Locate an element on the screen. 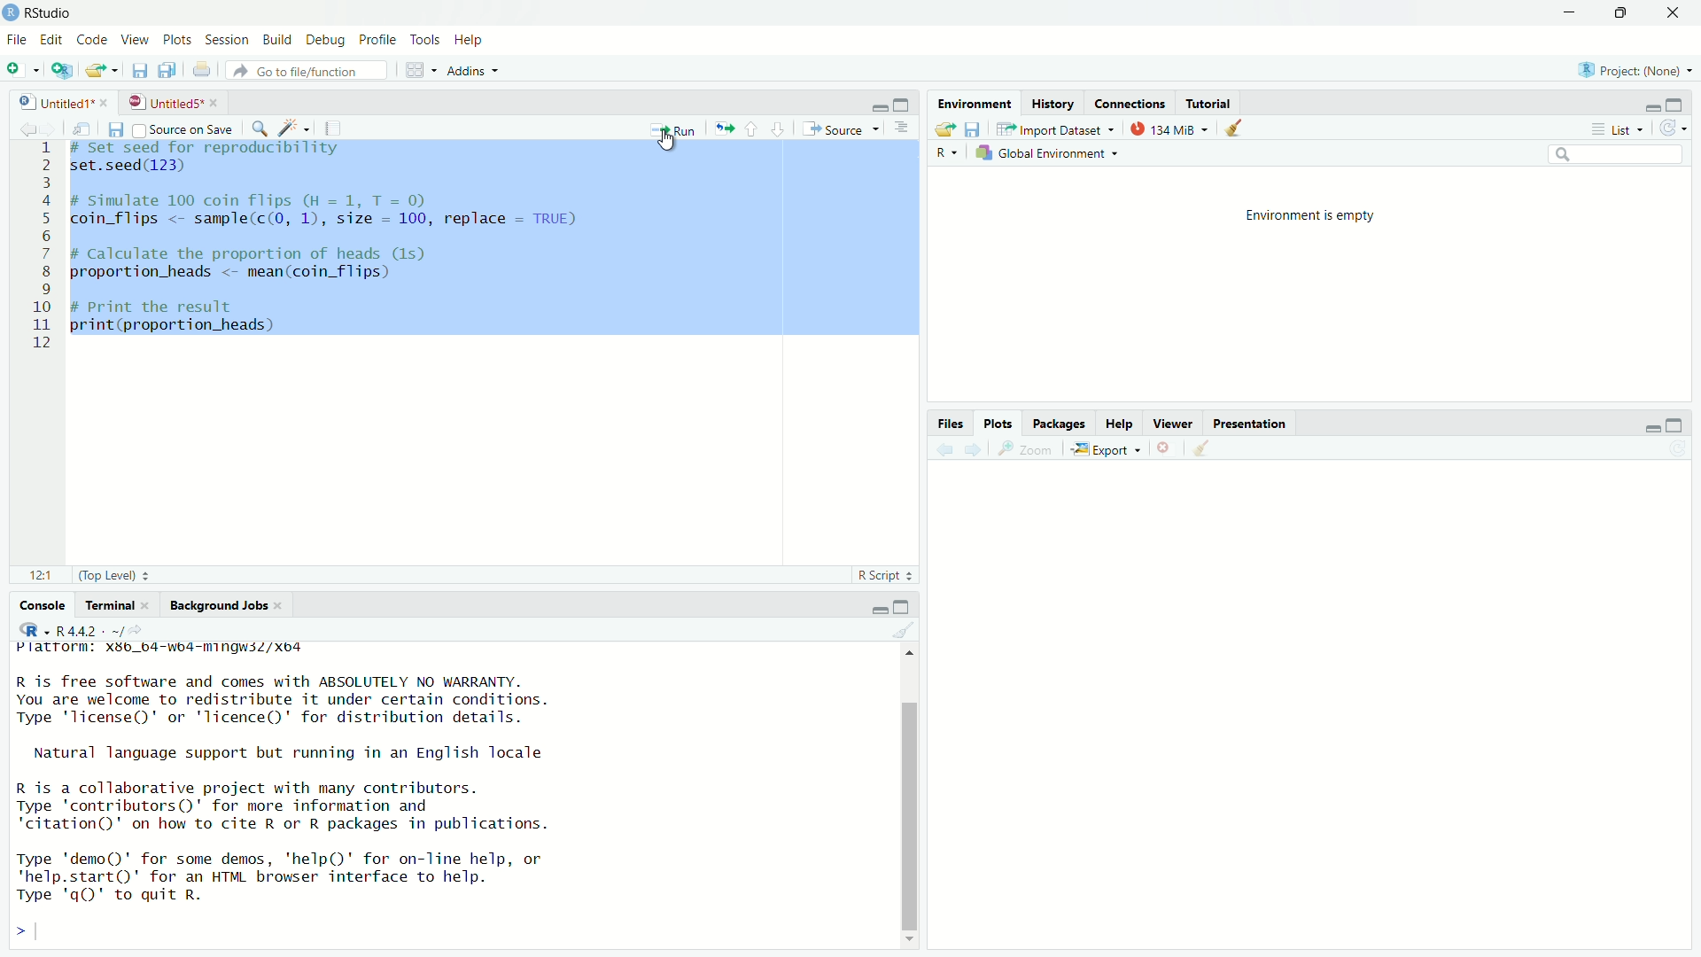 The width and height of the screenshot is (1701, 957). History is located at coordinates (1052, 103).